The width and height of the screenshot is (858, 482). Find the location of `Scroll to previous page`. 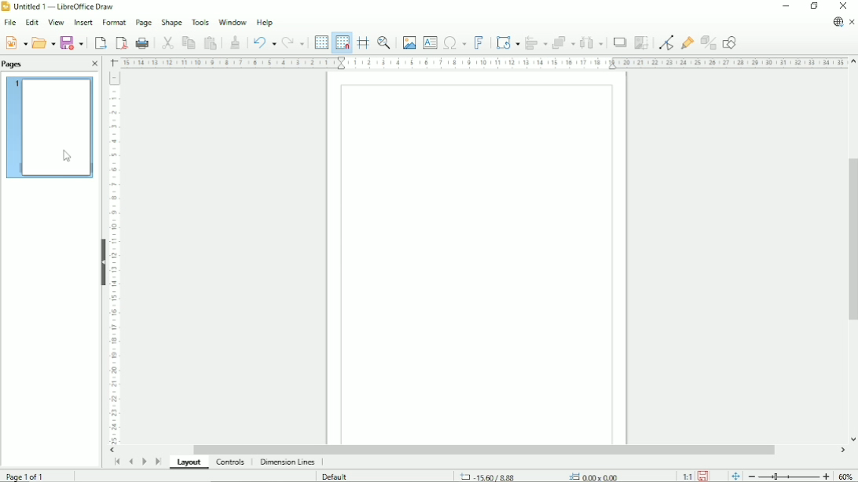

Scroll to previous page is located at coordinates (130, 462).